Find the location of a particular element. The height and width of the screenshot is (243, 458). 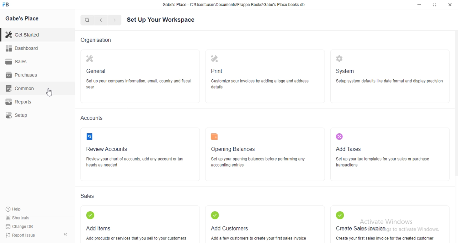

' Shortcuts is located at coordinates (18, 217).